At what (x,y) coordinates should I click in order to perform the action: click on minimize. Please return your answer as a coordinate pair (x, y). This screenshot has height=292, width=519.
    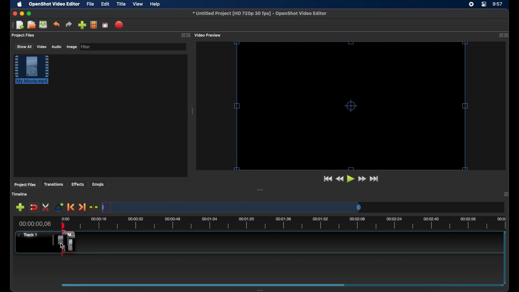
    Looking at the image, I should click on (22, 14).